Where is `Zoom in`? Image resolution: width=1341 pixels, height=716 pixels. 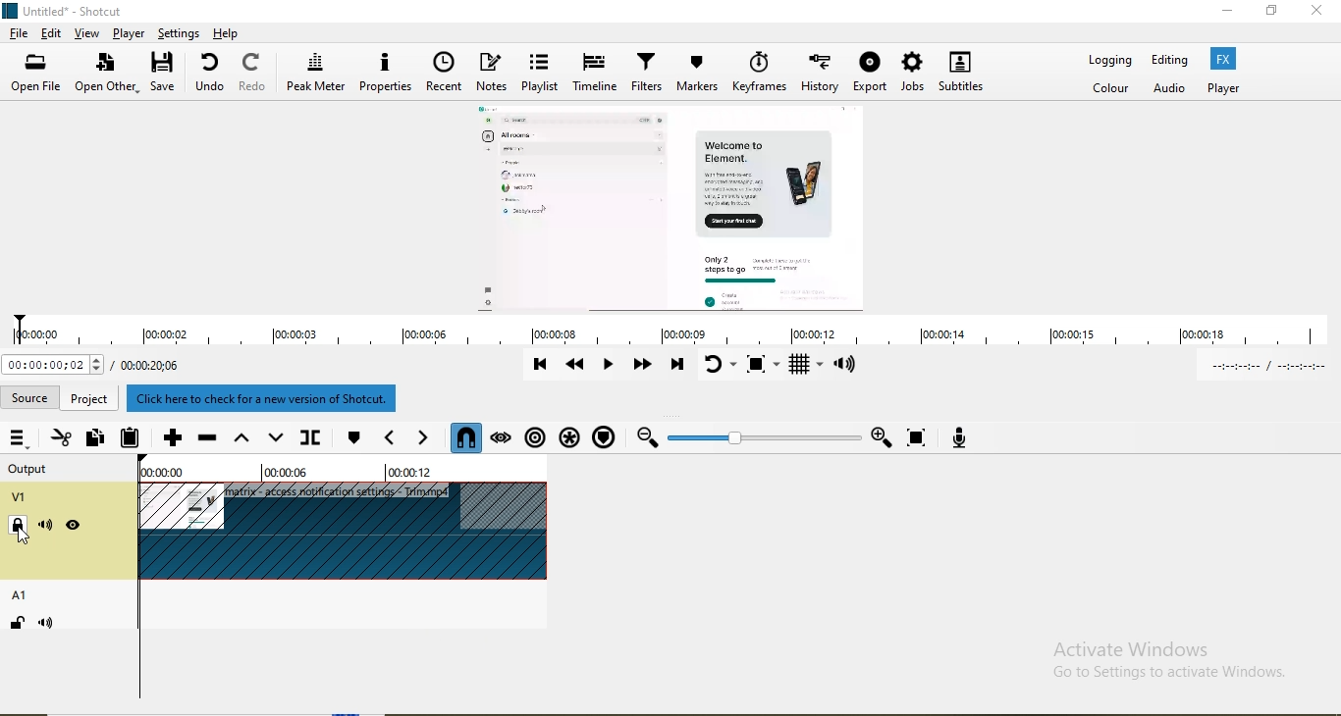
Zoom in is located at coordinates (880, 437).